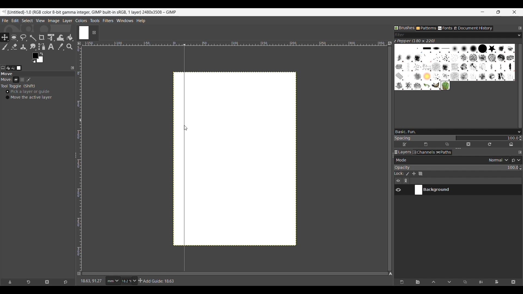 The height and width of the screenshot is (294, 523). I want to click on Toggle quick mask on/off, so click(79, 274).